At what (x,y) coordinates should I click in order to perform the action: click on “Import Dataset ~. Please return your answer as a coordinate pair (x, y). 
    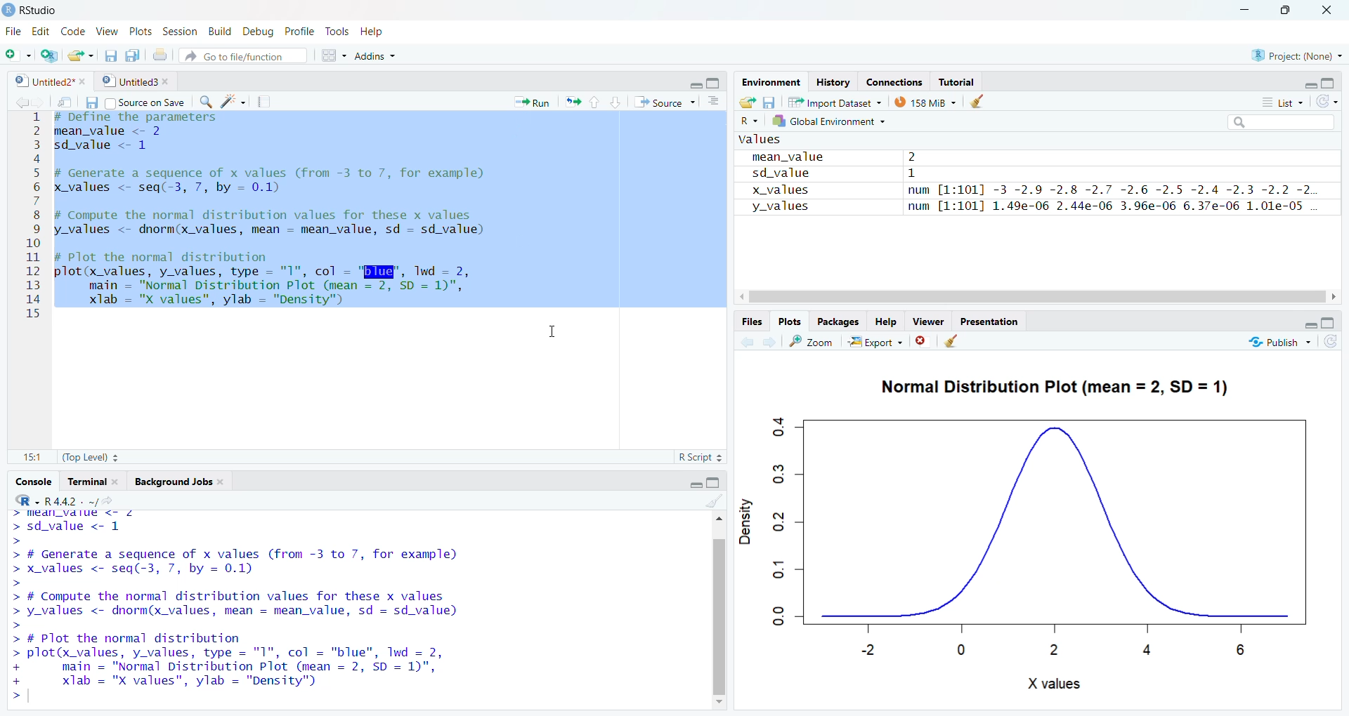
    Looking at the image, I should click on (834, 102).